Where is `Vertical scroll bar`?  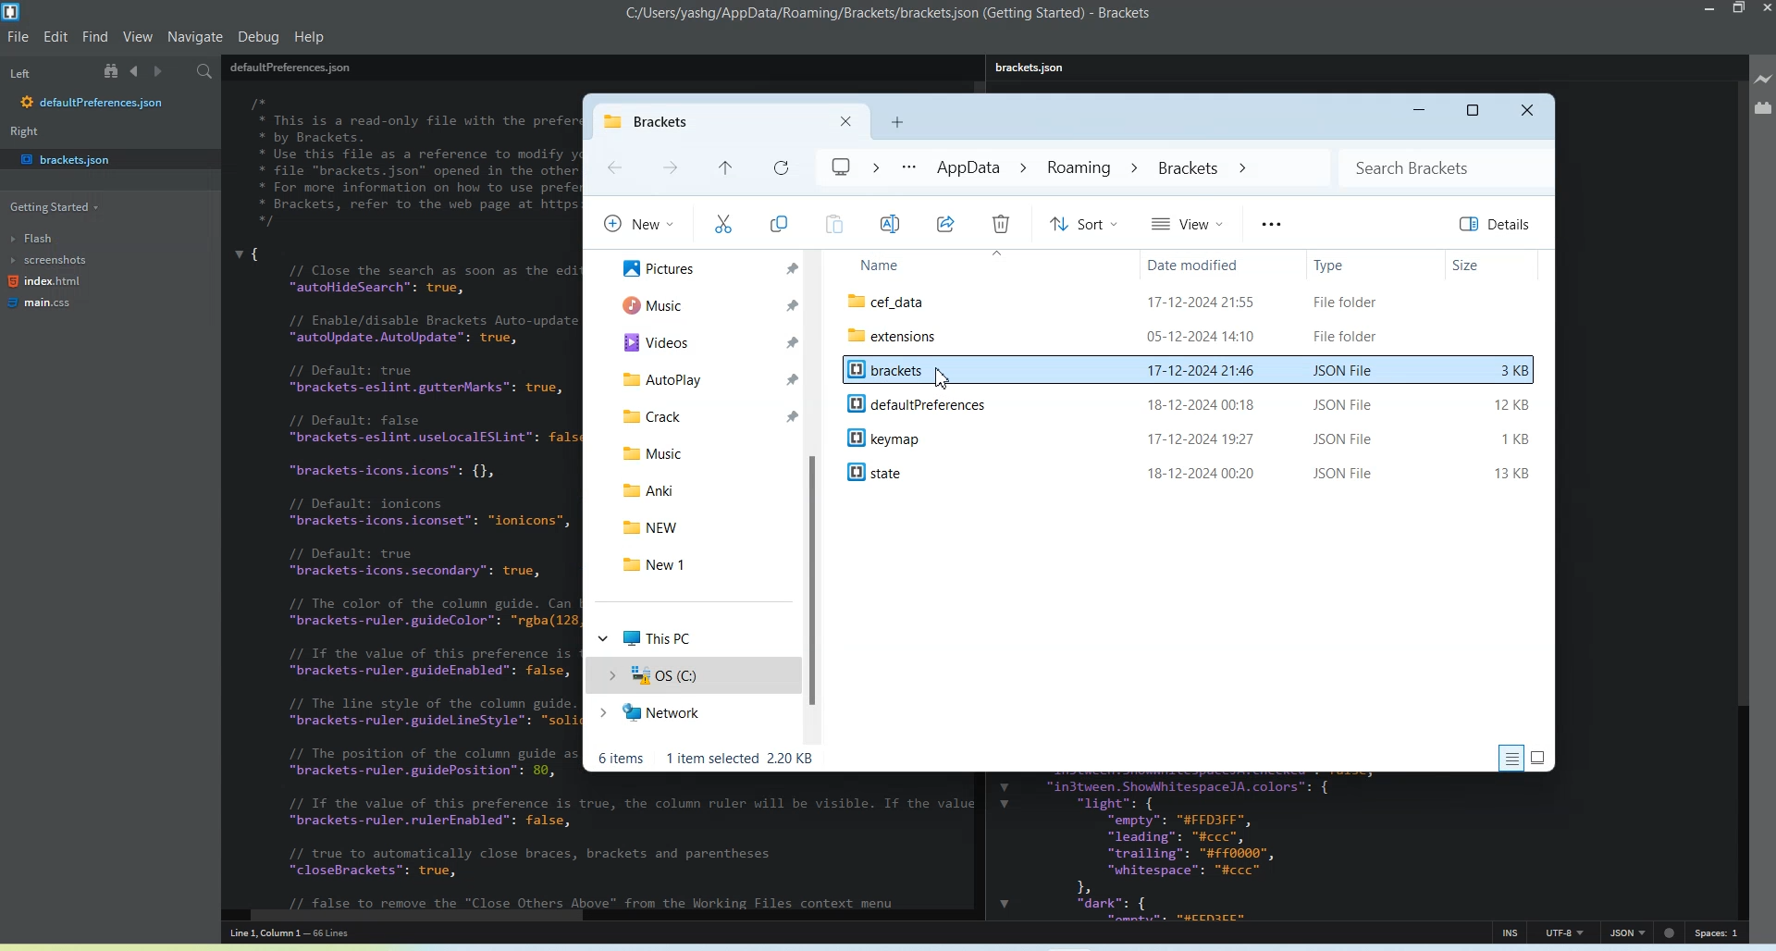
Vertical scroll bar is located at coordinates (817, 497).